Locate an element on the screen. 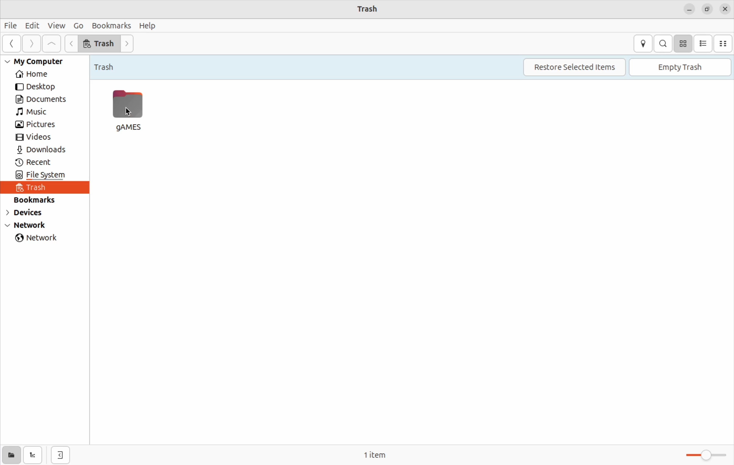 The width and height of the screenshot is (734, 465). network is located at coordinates (40, 239).